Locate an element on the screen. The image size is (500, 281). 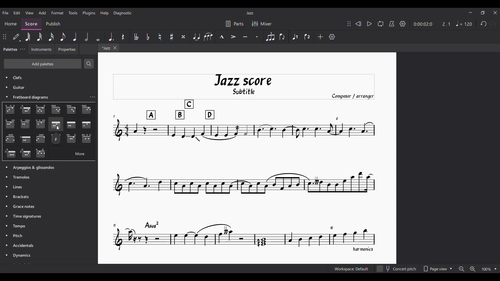
View menu is located at coordinates (29, 13).